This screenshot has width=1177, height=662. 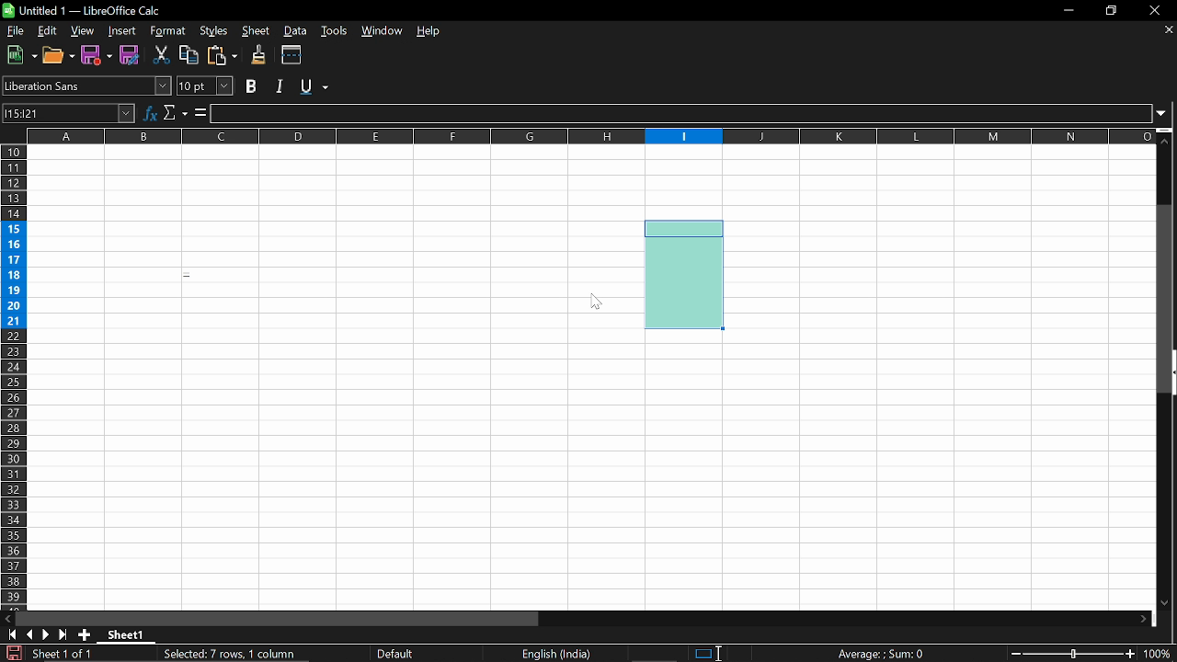 What do you see at coordinates (397, 653) in the screenshot?
I see `page layout` at bounding box center [397, 653].